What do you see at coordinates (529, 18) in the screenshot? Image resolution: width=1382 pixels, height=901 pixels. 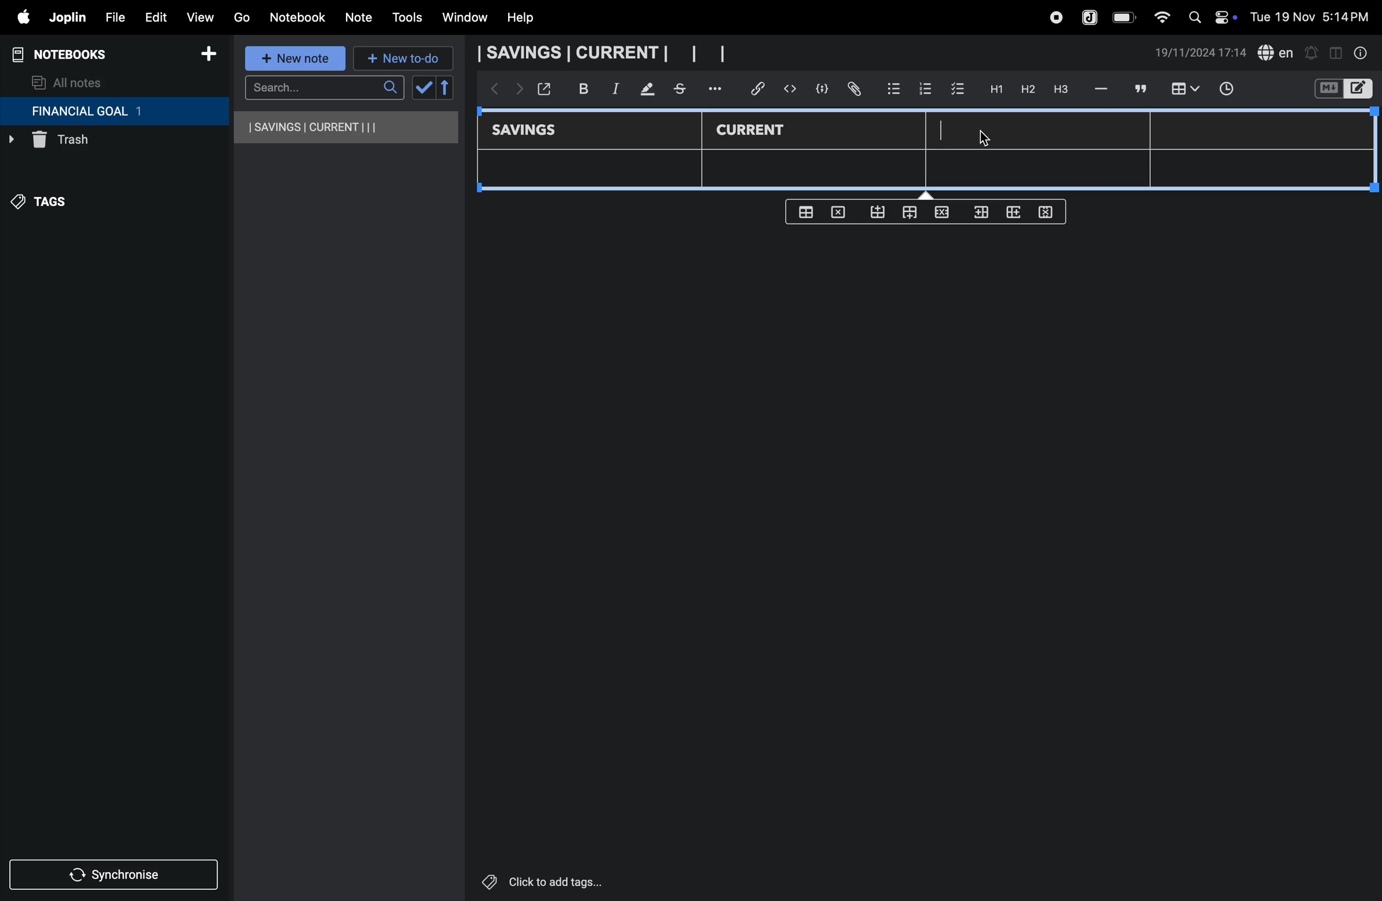 I see `help` at bounding box center [529, 18].